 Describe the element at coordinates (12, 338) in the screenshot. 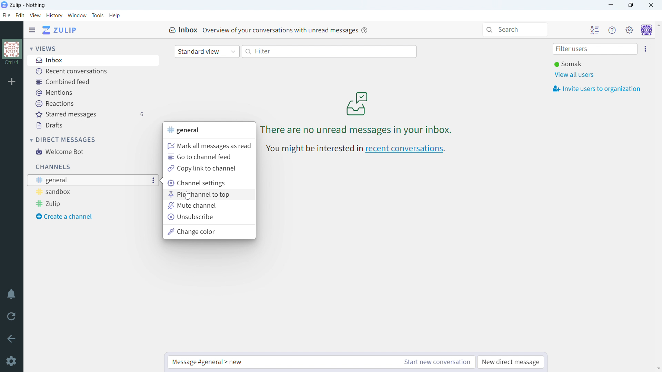

I see `go back` at that location.